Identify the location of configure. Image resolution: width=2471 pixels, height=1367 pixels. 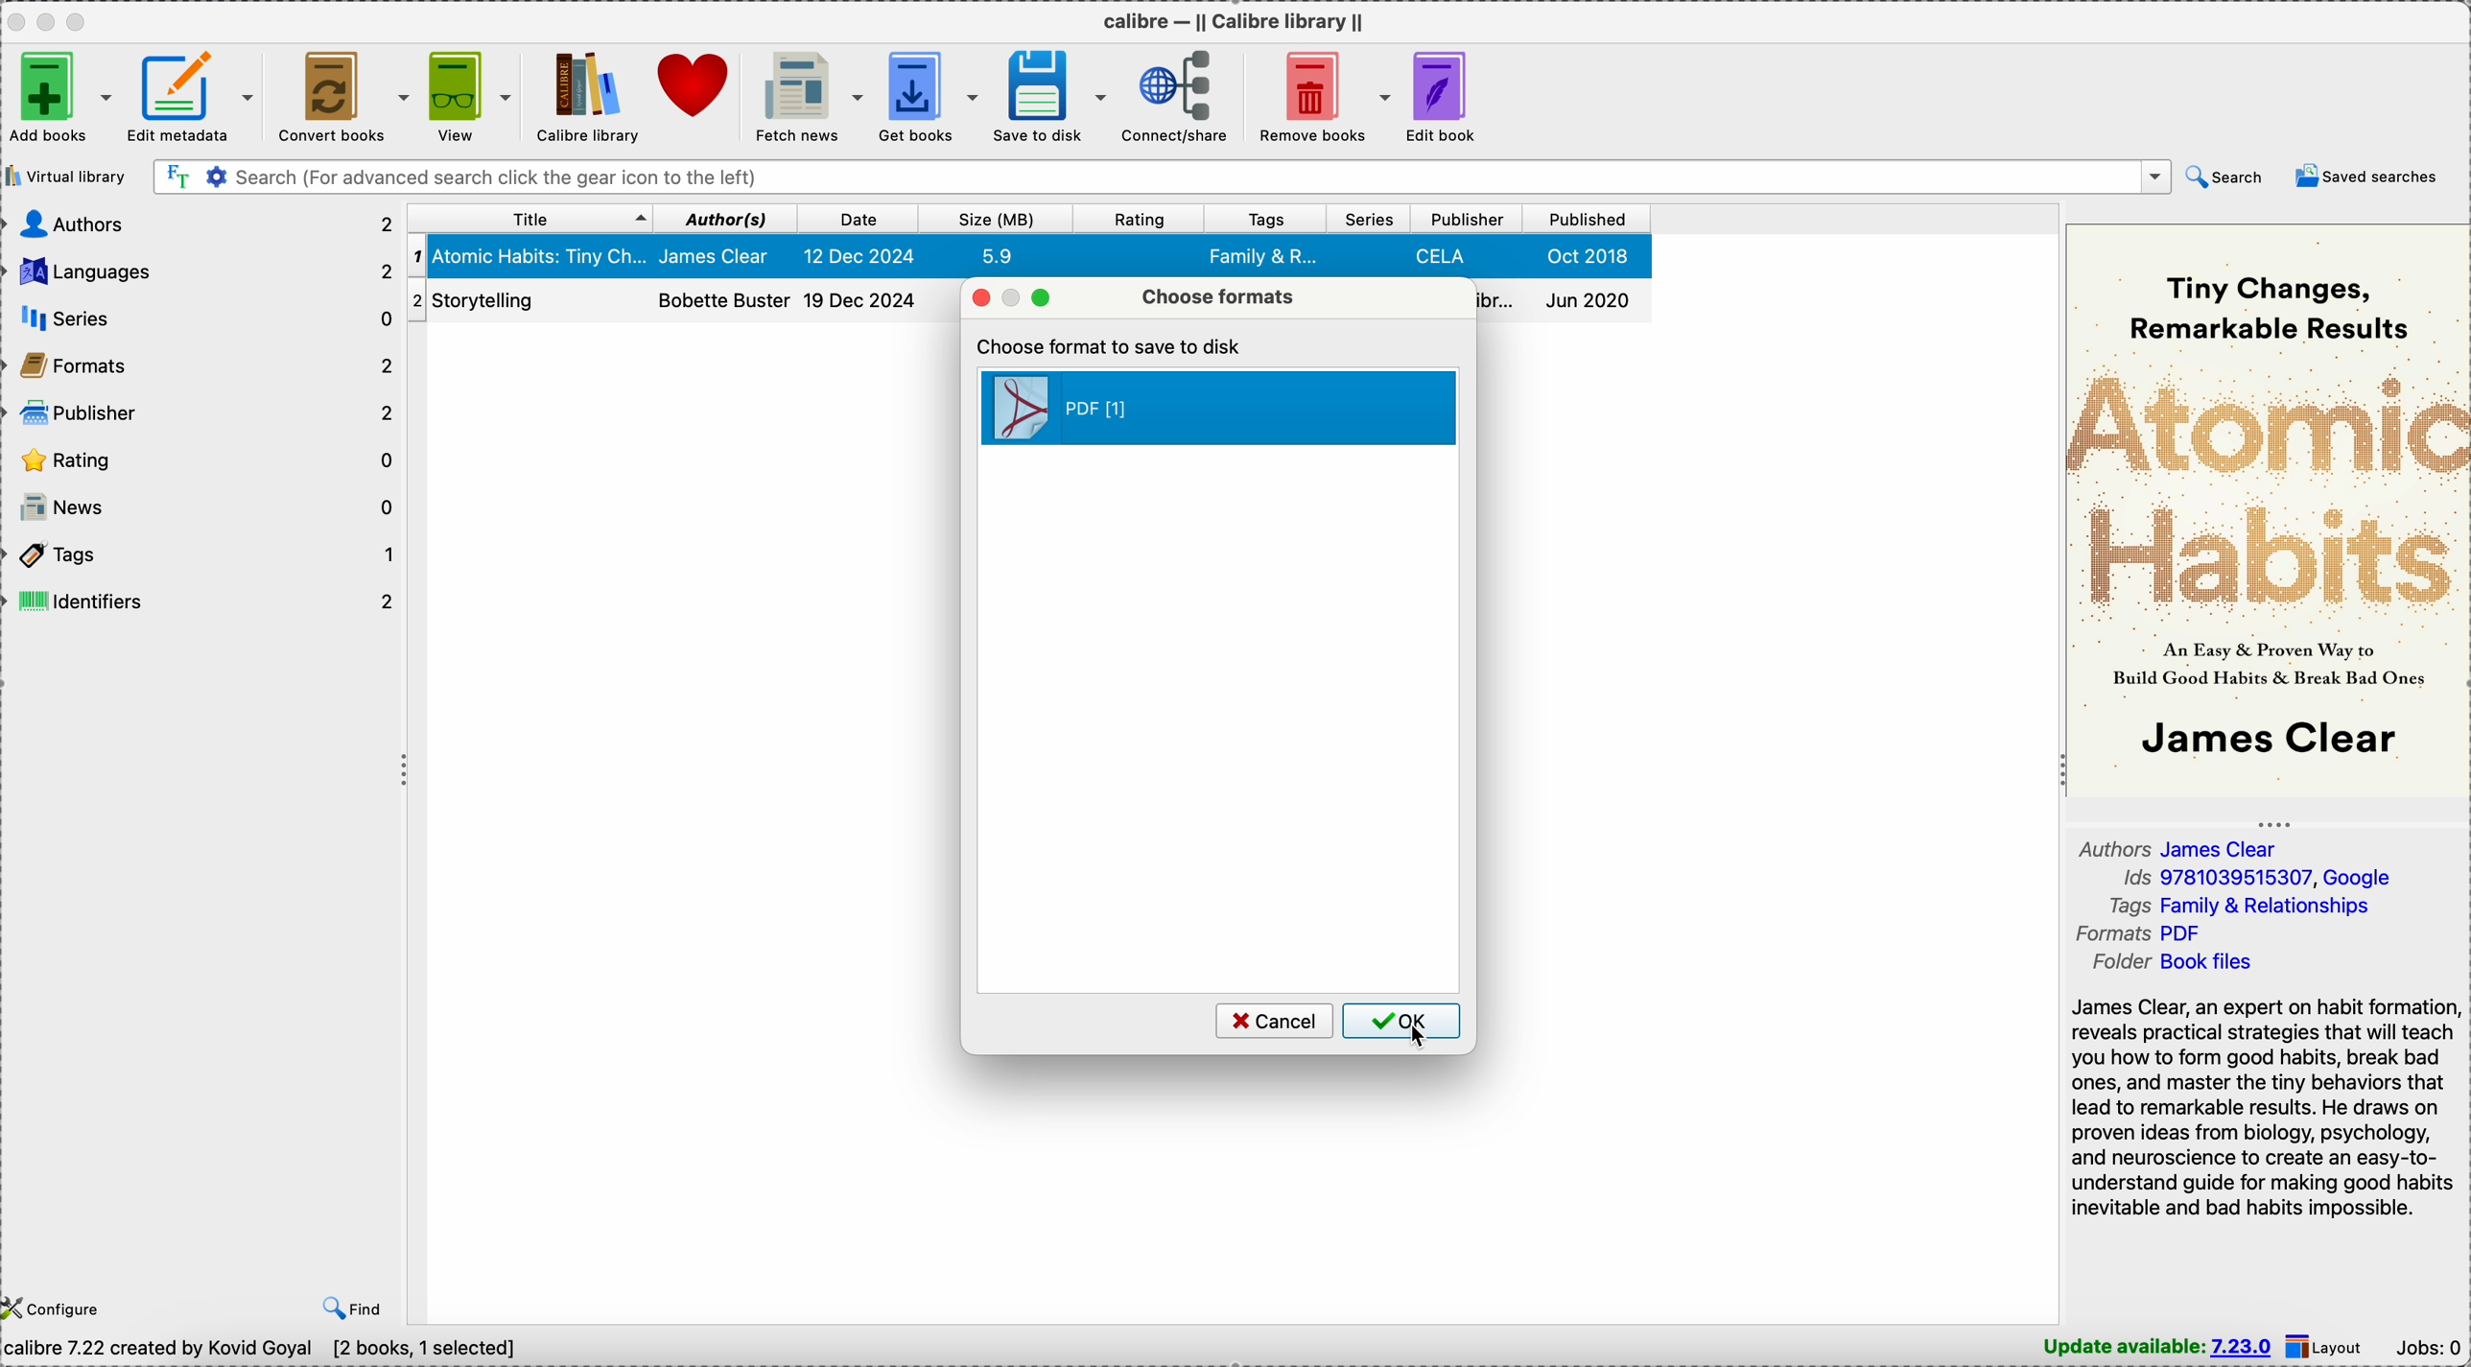
(58, 1306).